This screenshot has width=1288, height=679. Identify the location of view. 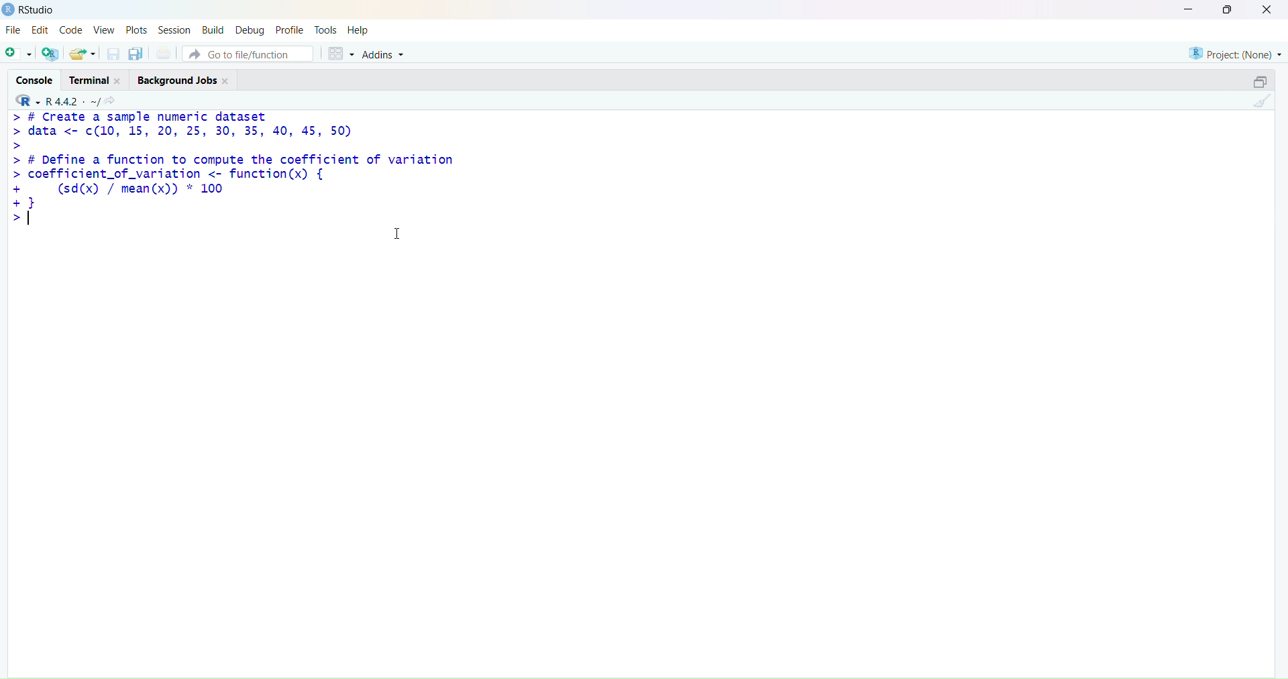
(104, 30).